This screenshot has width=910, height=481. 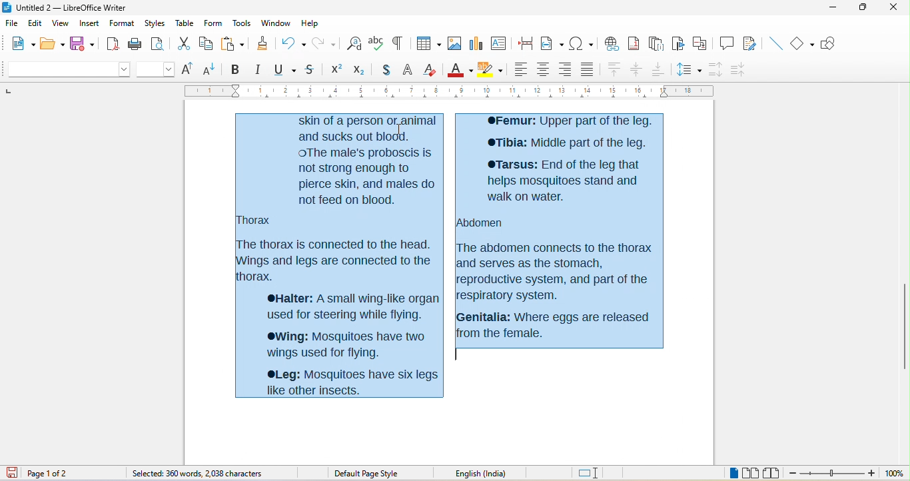 What do you see at coordinates (17, 43) in the screenshot?
I see `new` at bounding box center [17, 43].